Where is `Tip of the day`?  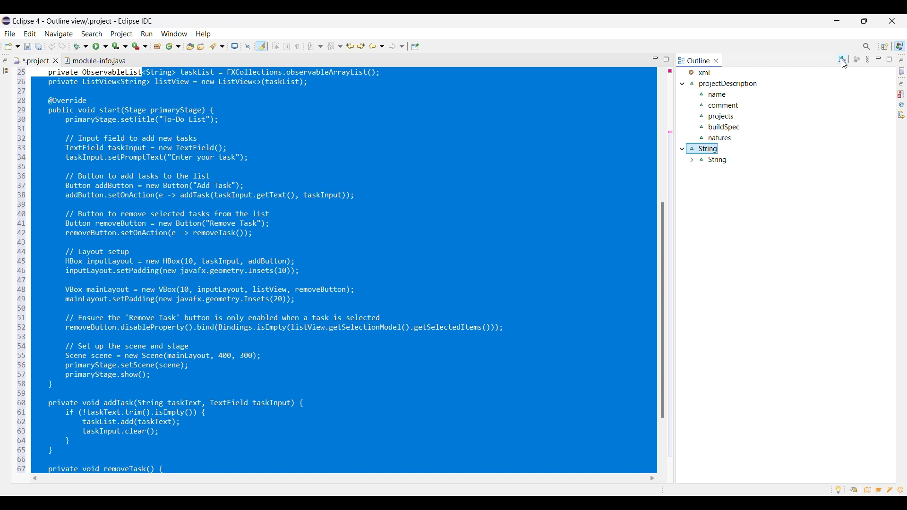
Tip of the day is located at coordinates (839, 490).